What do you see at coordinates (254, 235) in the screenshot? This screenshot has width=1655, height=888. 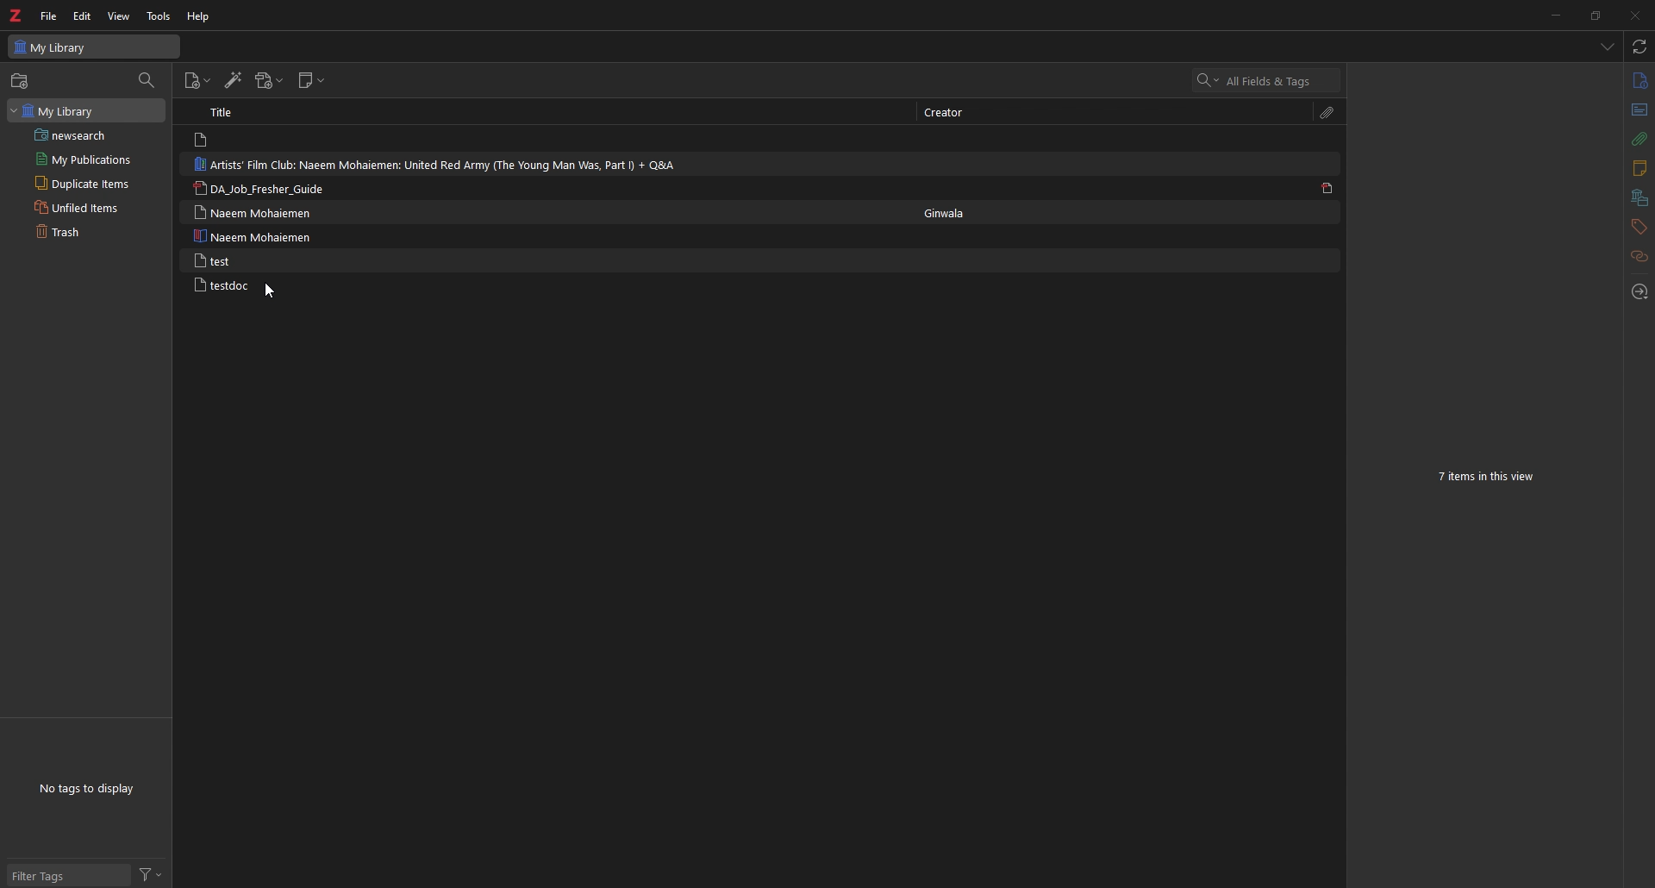 I see `Naeem Mohaiemen` at bounding box center [254, 235].